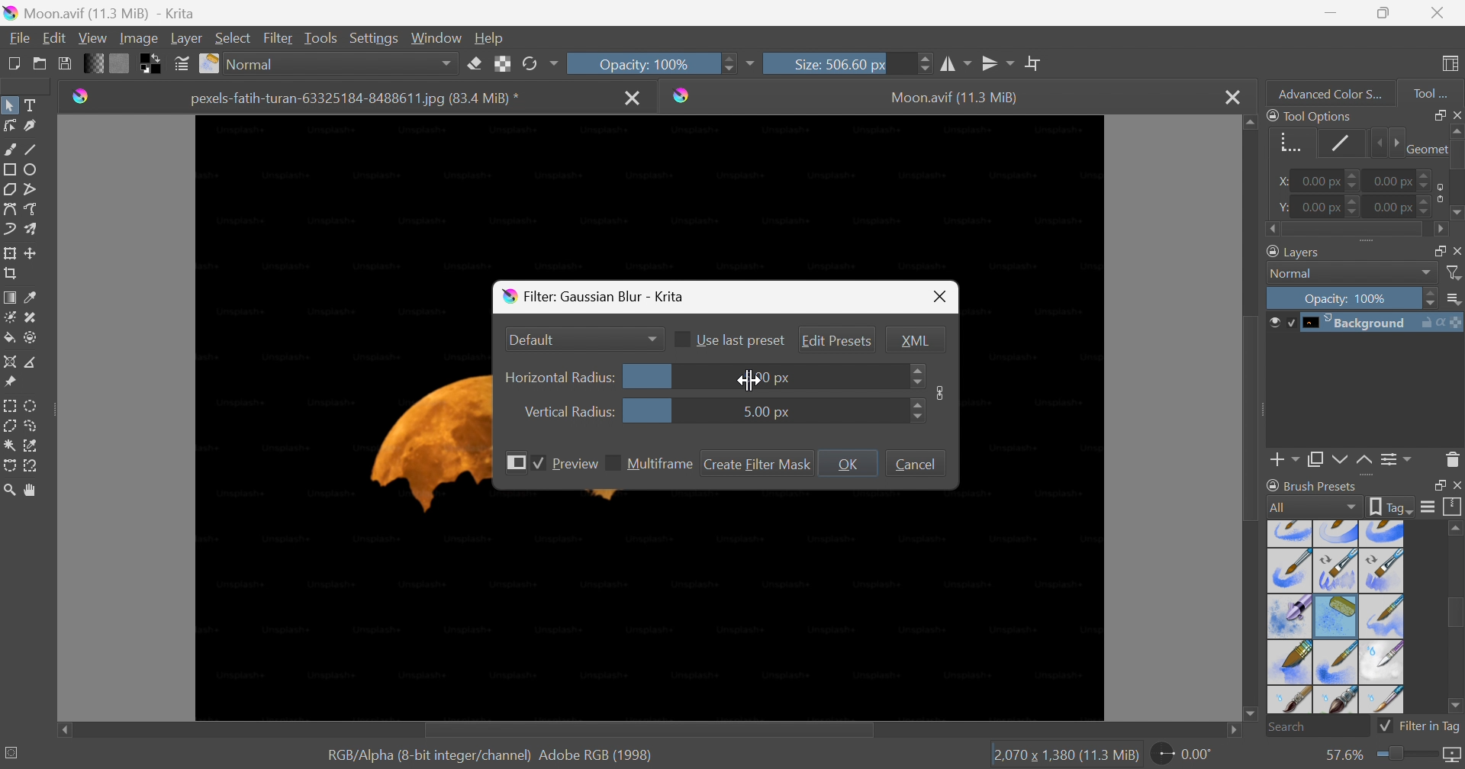 The height and width of the screenshot is (769, 1465). What do you see at coordinates (279, 38) in the screenshot?
I see `Filter` at bounding box center [279, 38].